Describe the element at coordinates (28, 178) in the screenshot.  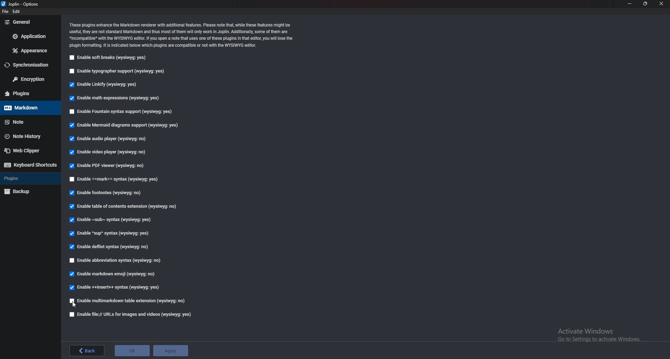
I see `Plugins` at that location.